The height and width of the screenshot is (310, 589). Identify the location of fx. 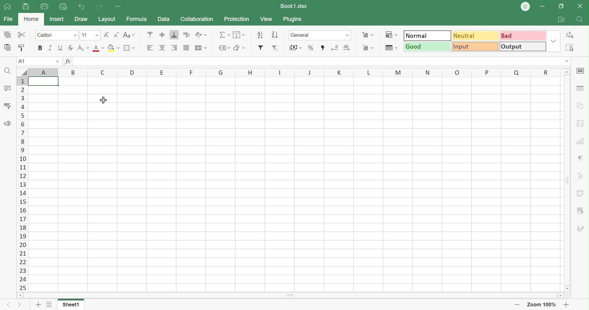
(69, 61).